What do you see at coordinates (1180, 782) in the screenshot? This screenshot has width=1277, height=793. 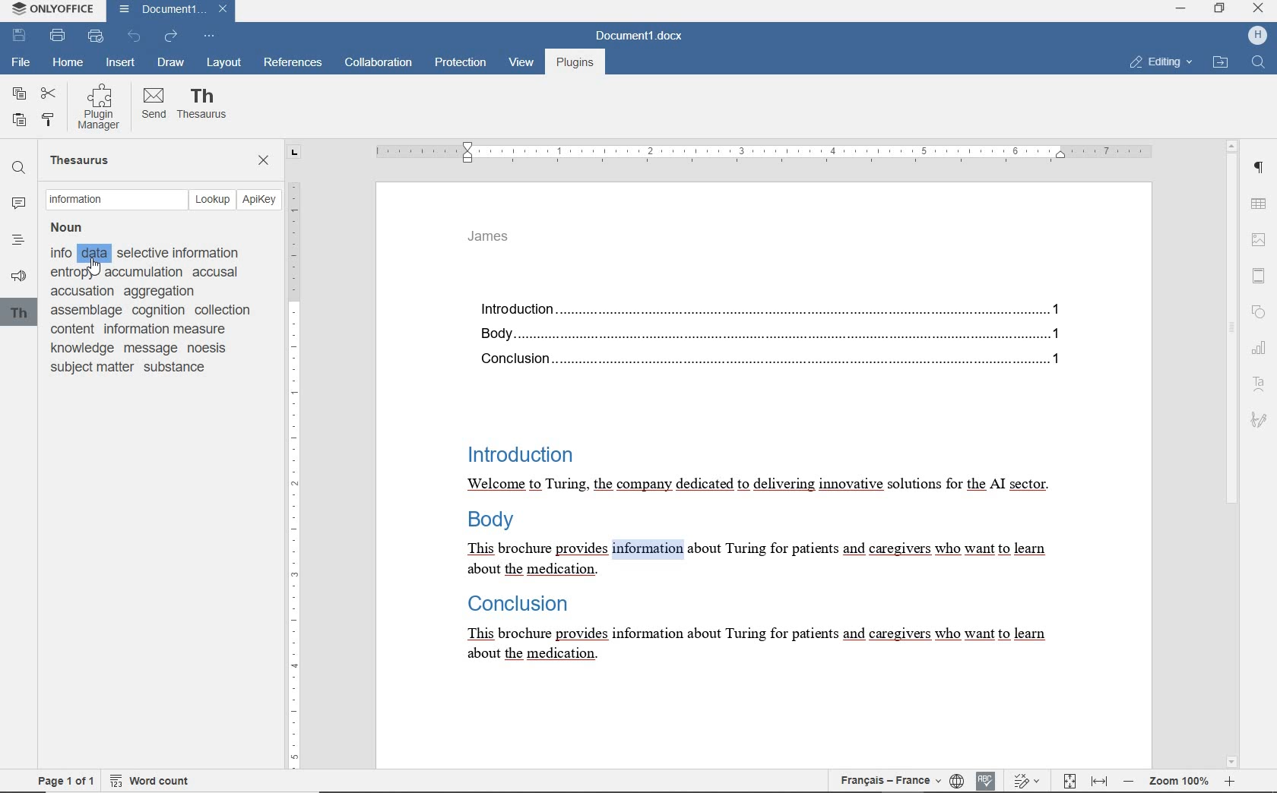 I see `ZOOM 100%` at bounding box center [1180, 782].